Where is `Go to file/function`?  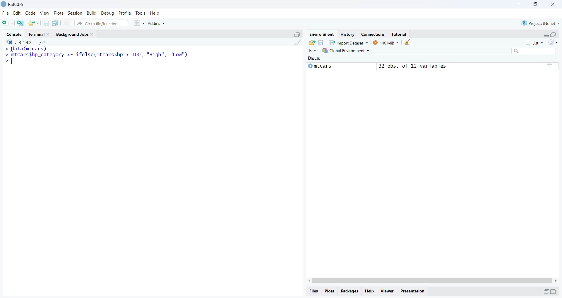
Go to file/function is located at coordinates (102, 23).